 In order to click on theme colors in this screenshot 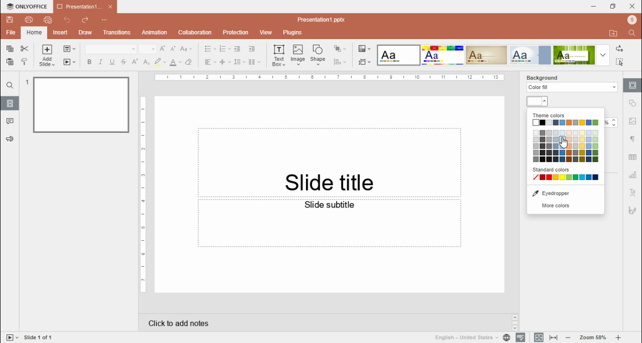, I will do `click(548, 115)`.